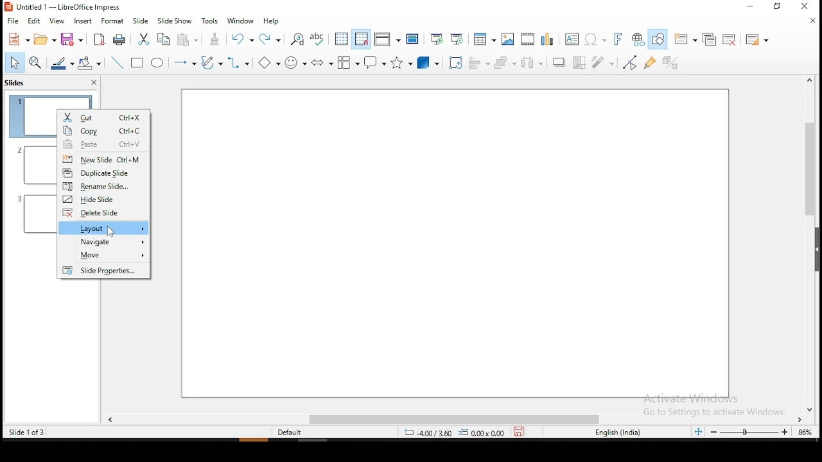 The height and width of the screenshot is (462, 822). What do you see at coordinates (62, 64) in the screenshot?
I see `line color` at bounding box center [62, 64].